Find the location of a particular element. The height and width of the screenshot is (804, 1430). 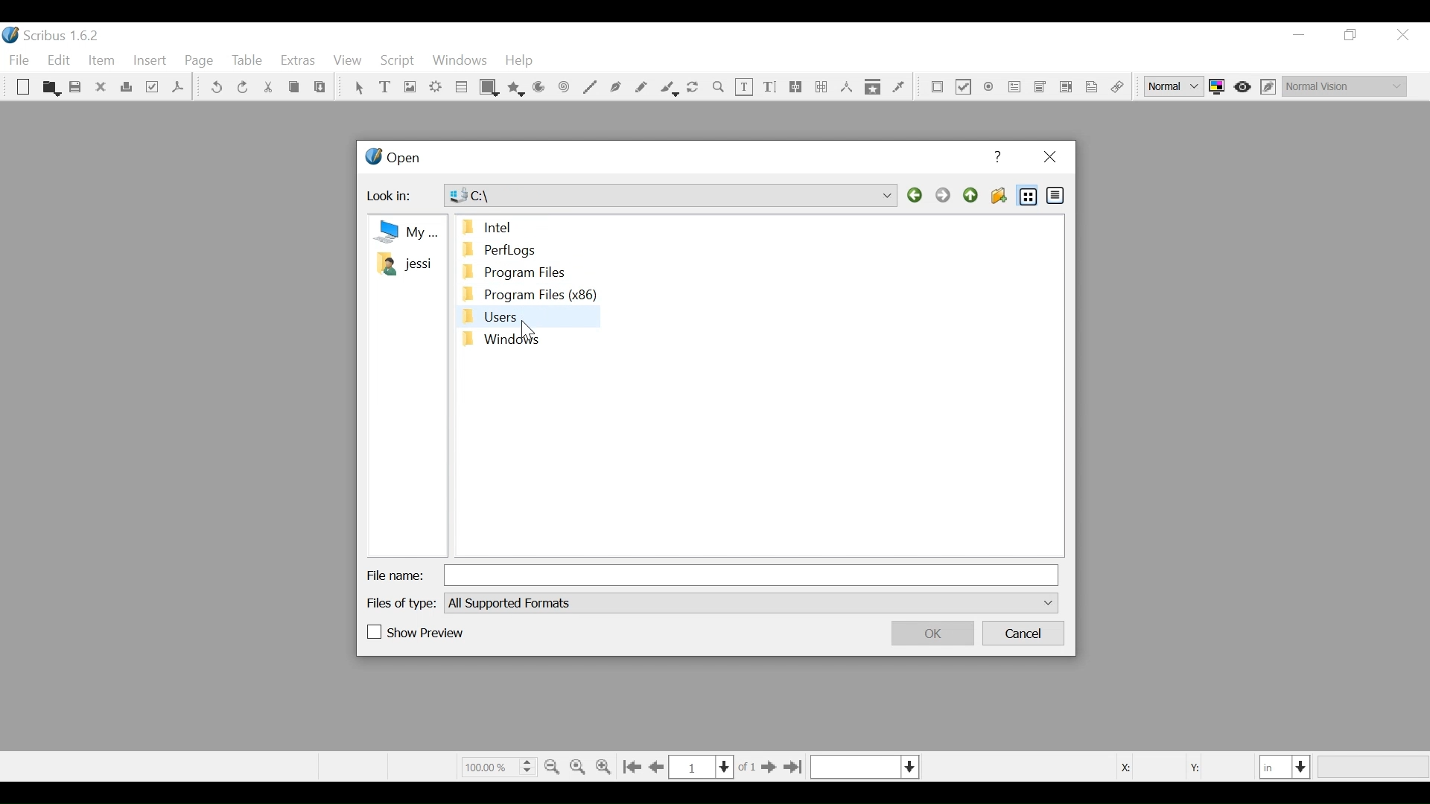

Polygon is located at coordinates (517, 88).